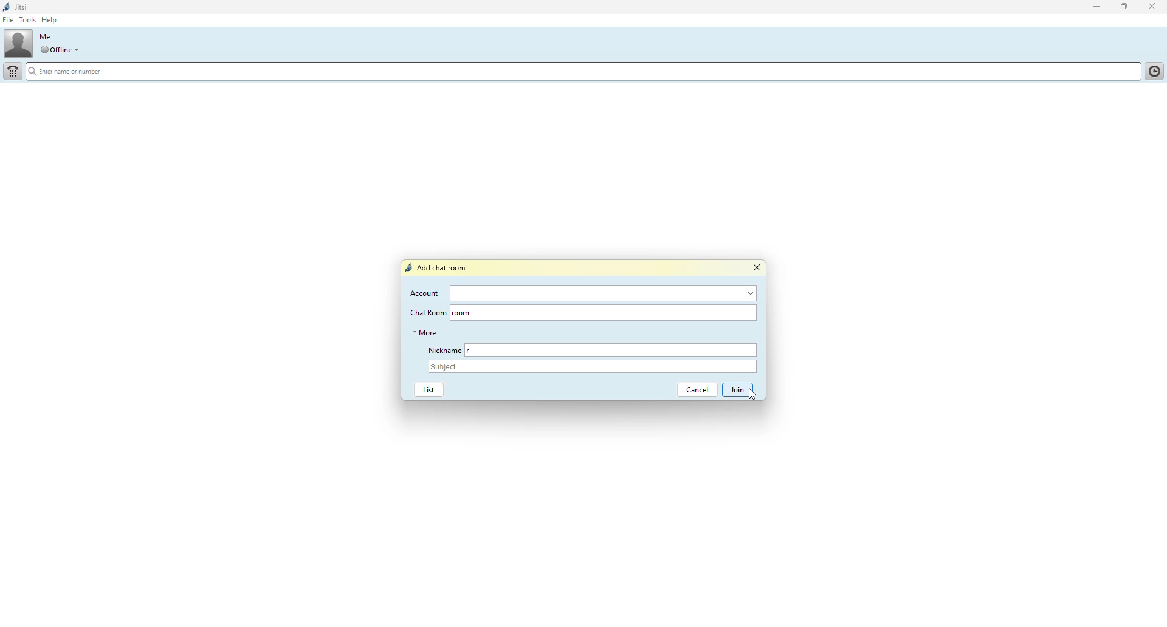 The width and height of the screenshot is (1167, 627). Describe the element at coordinates (1152, 70) in the screenshot. I see `History` at that location.